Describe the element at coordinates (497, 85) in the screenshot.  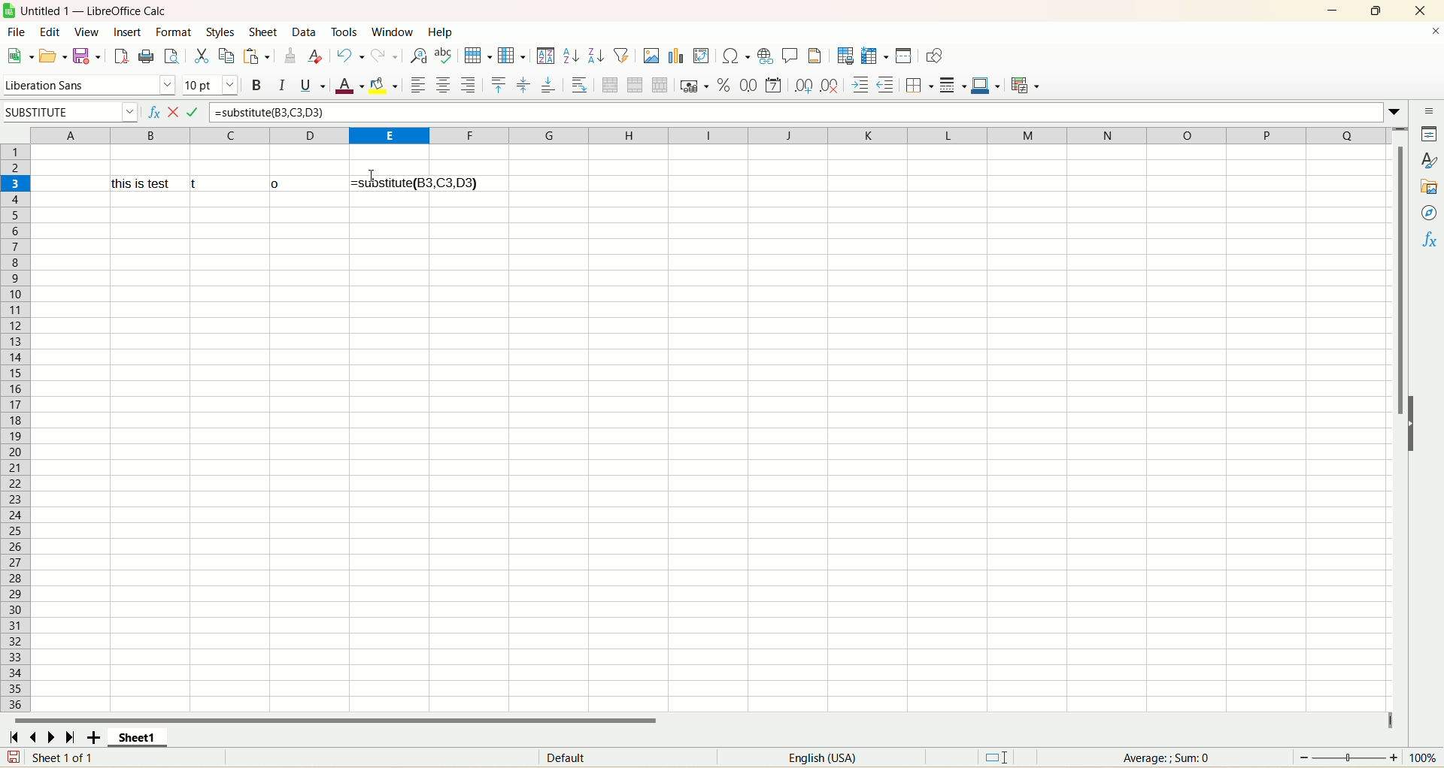
I see `align top` at that location.